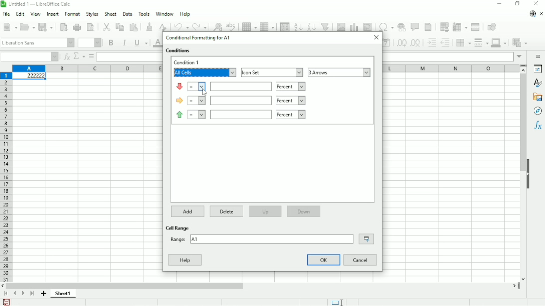 This screenshot has width=545, height=306. What do you see at coordinates (532, 13) in the screenshot?
I see `Update available` at bounding box center [532, 13].